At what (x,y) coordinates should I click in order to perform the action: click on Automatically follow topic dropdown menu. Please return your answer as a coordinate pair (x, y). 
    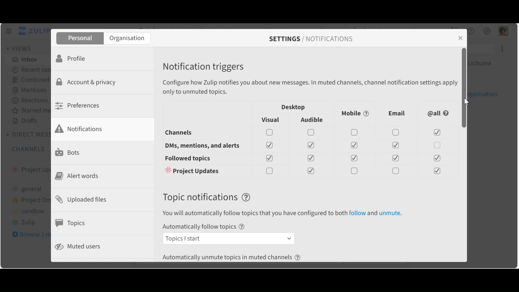
    Looking at the image, I should click on (228, 238).